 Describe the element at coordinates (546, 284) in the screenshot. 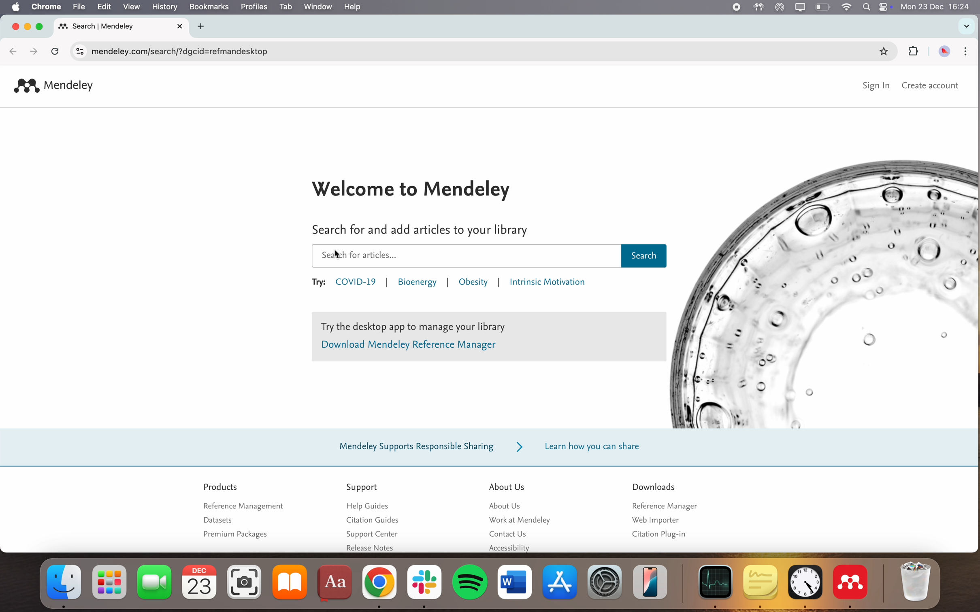

I see `intrinsic motivation` at that location.